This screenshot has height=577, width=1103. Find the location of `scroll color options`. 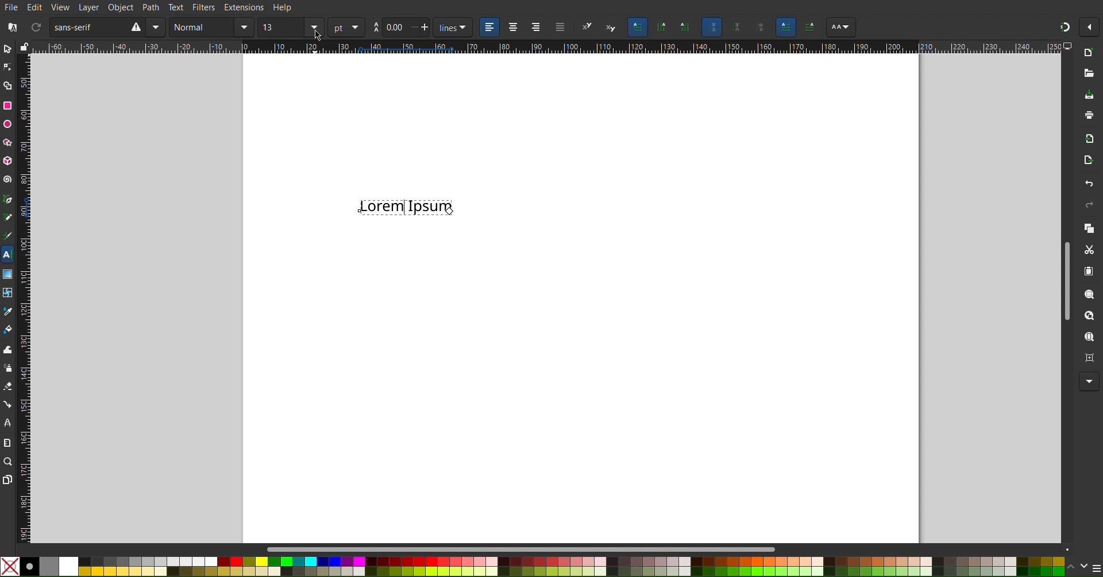

scroll color options is located at coordinates (1078, 567).